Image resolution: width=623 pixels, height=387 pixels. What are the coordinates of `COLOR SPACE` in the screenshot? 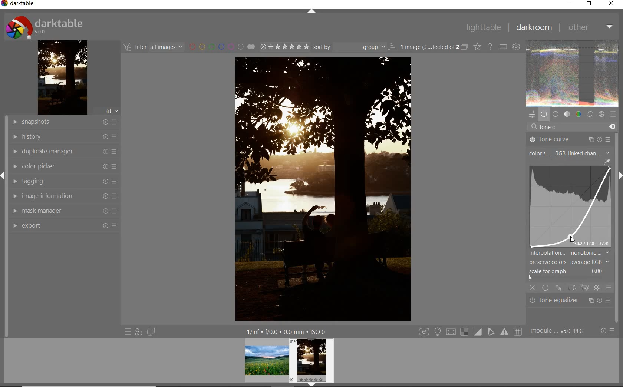 It's located at (540, 154).